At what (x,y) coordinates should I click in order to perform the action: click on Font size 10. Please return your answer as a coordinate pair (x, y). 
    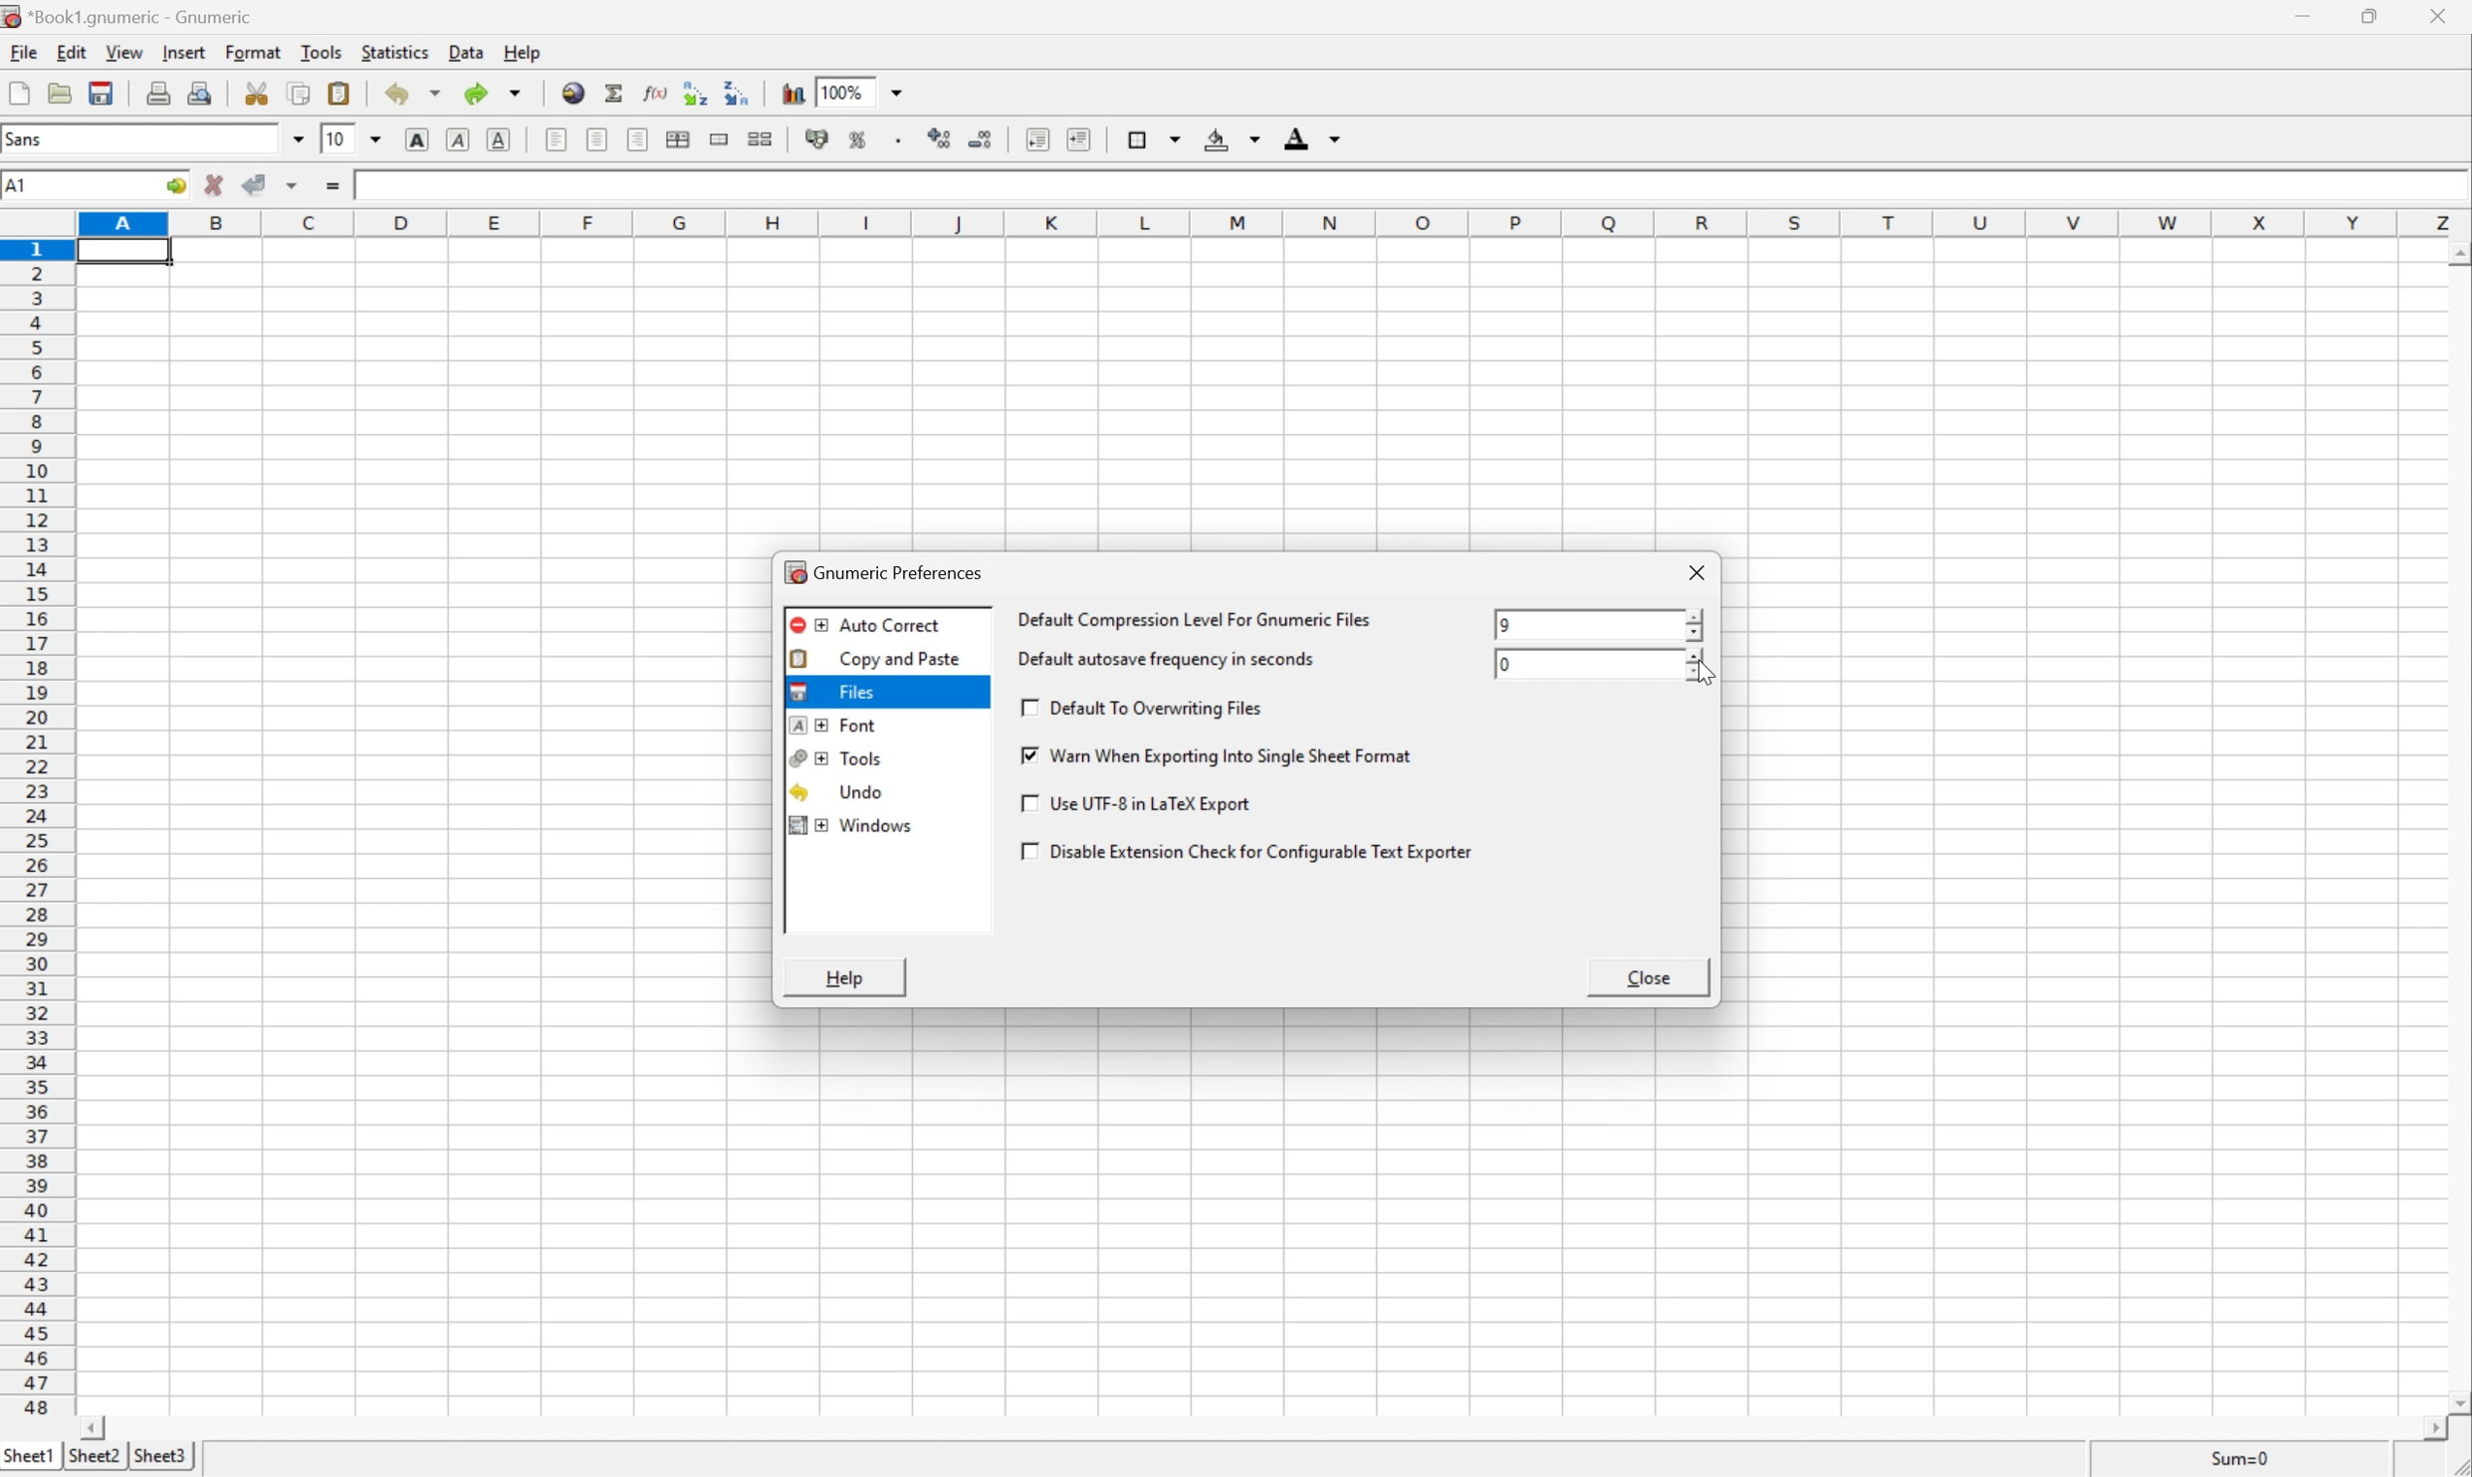
    Looking at the image, I should click on (355, 140).